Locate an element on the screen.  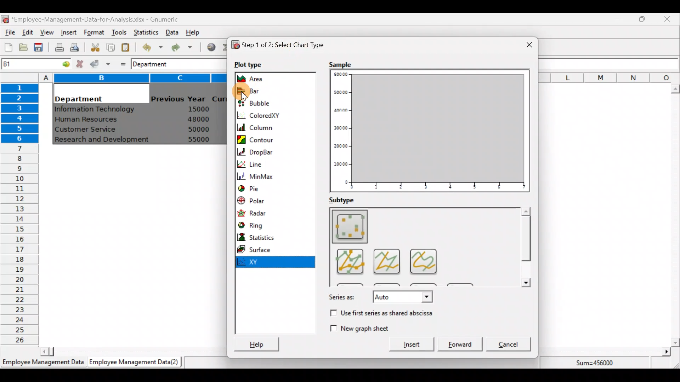
ColoredXY is located at coordinates (271, 115).